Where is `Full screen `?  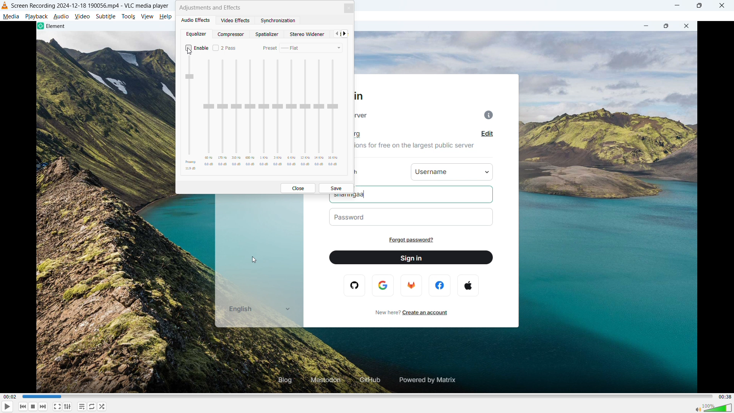
Full screen  is located at coordinates (57, 406).